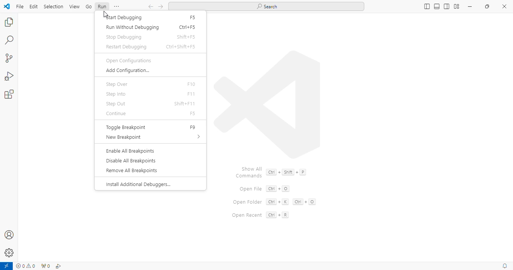 The width and height of the screenshot is (513, 270). I want to click on open recent, so click(247, 215).